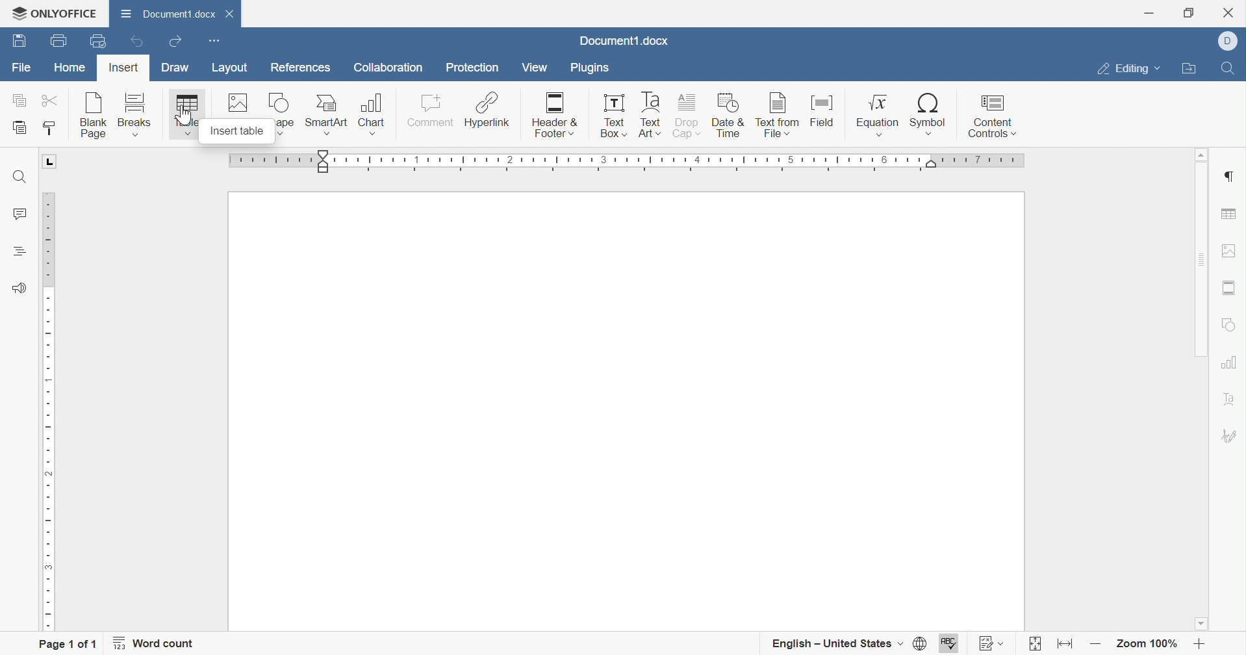 The height and width of the screenshot is (655, 1246). What do you see at coordinates (374, 114) in the screenshot?
I see `Chart` at bounding box center [374, 114].